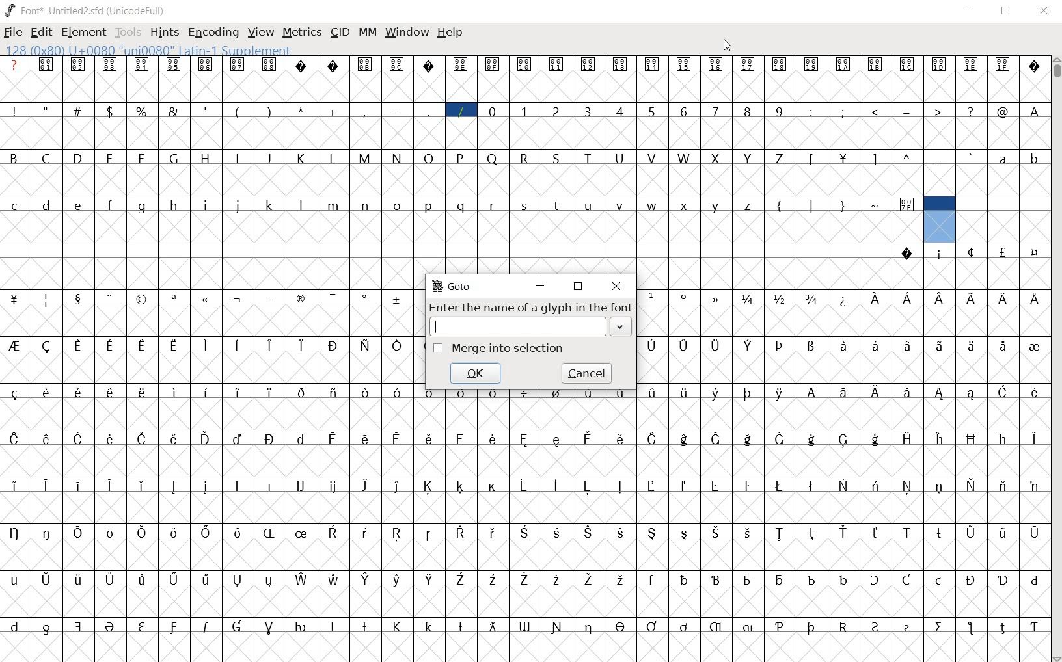  Describe the element at coordinates (79, 159) in the screenshot. I see `D` at that location.